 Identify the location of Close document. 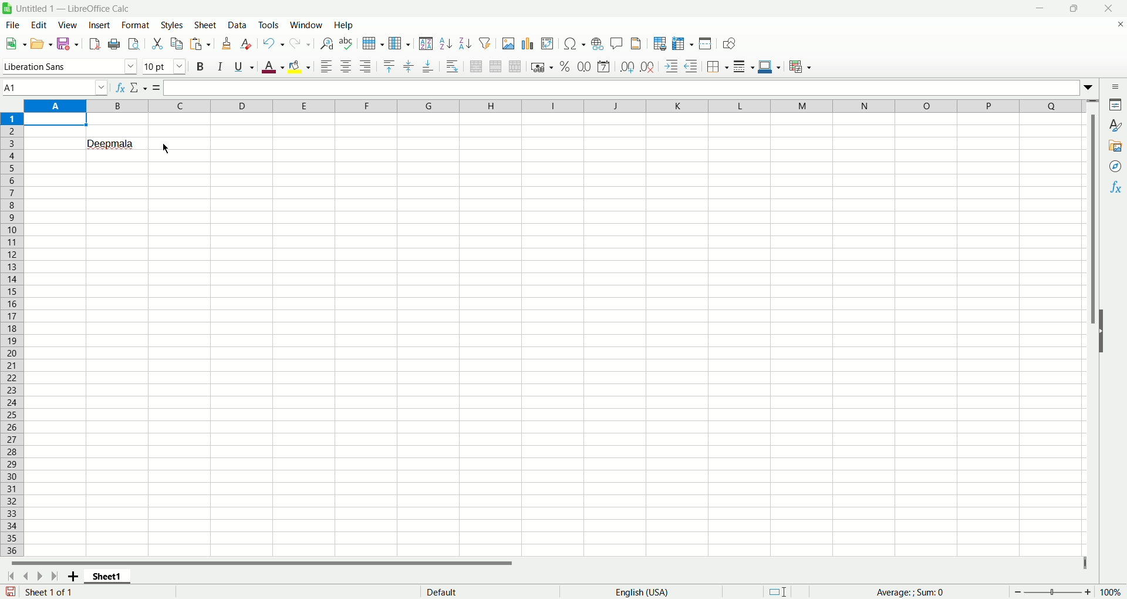
(1116, 25).